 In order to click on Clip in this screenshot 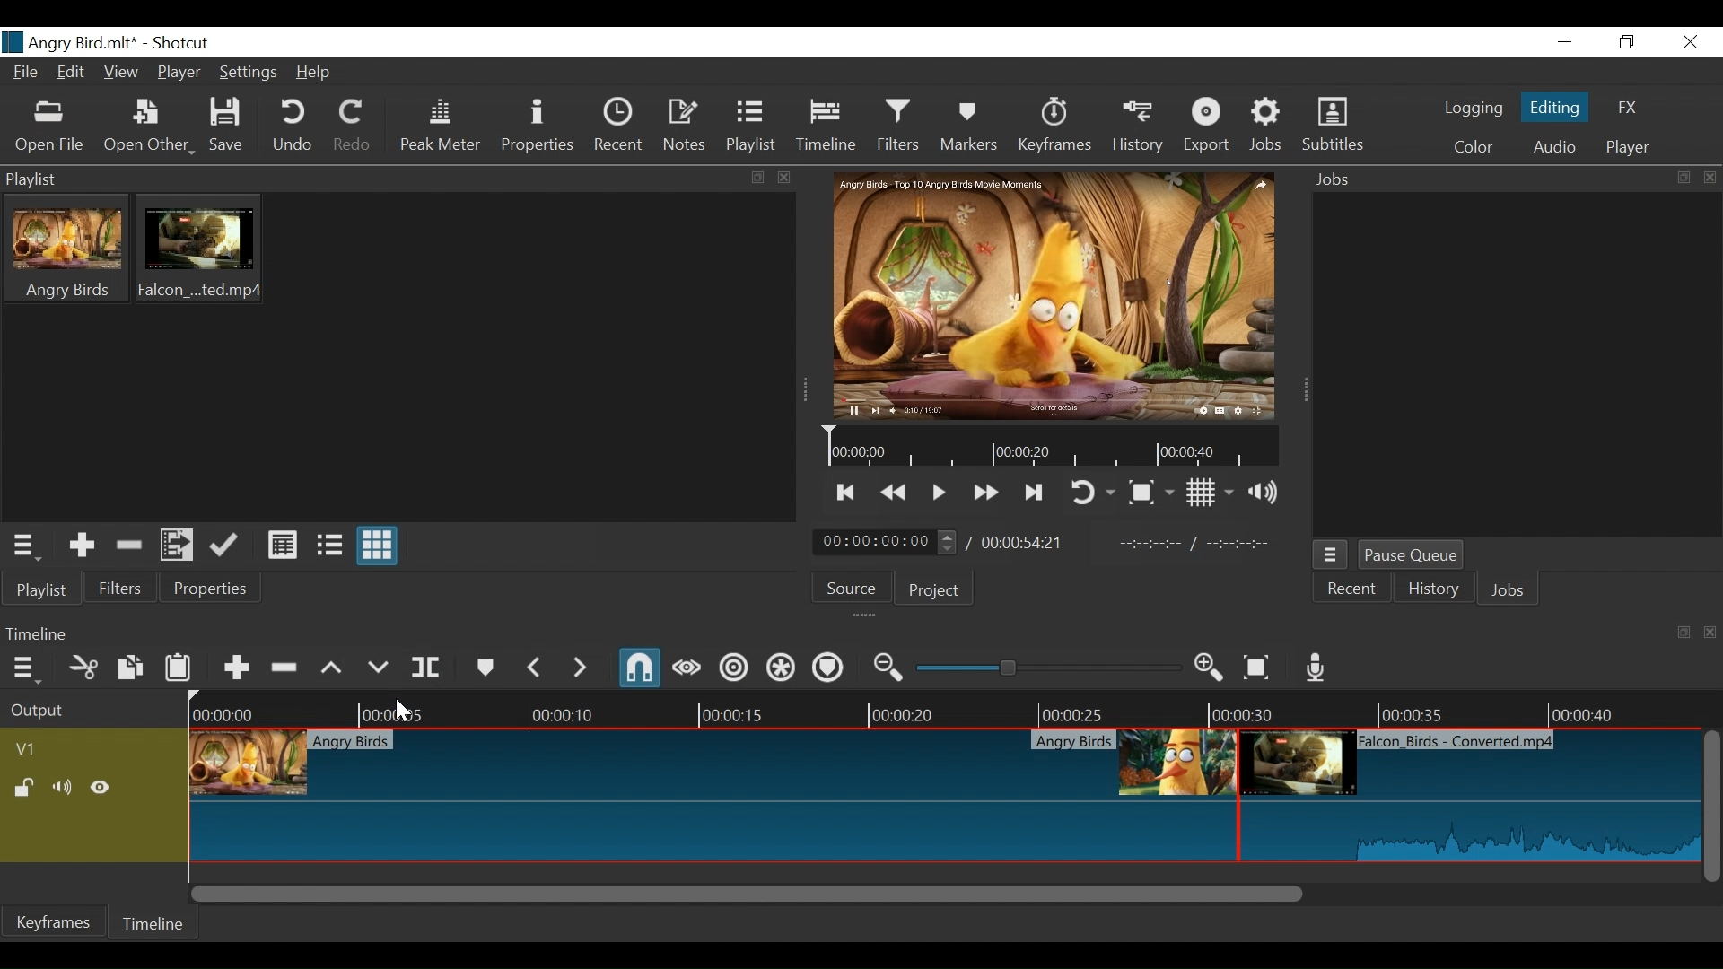, I will do `click(200, 248)`.